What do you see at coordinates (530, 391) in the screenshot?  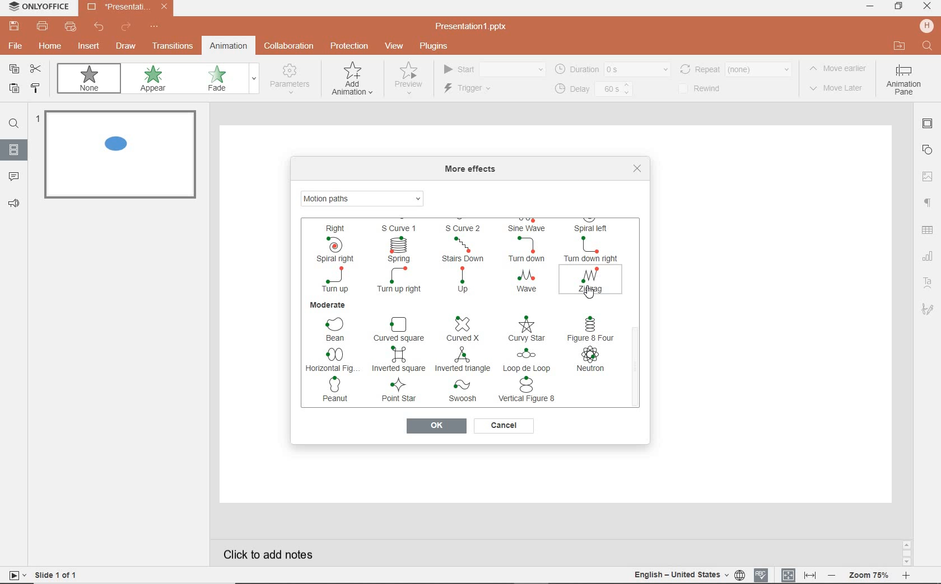 I see `VERTIAL FIGURE` at bounding box center [530, 391].